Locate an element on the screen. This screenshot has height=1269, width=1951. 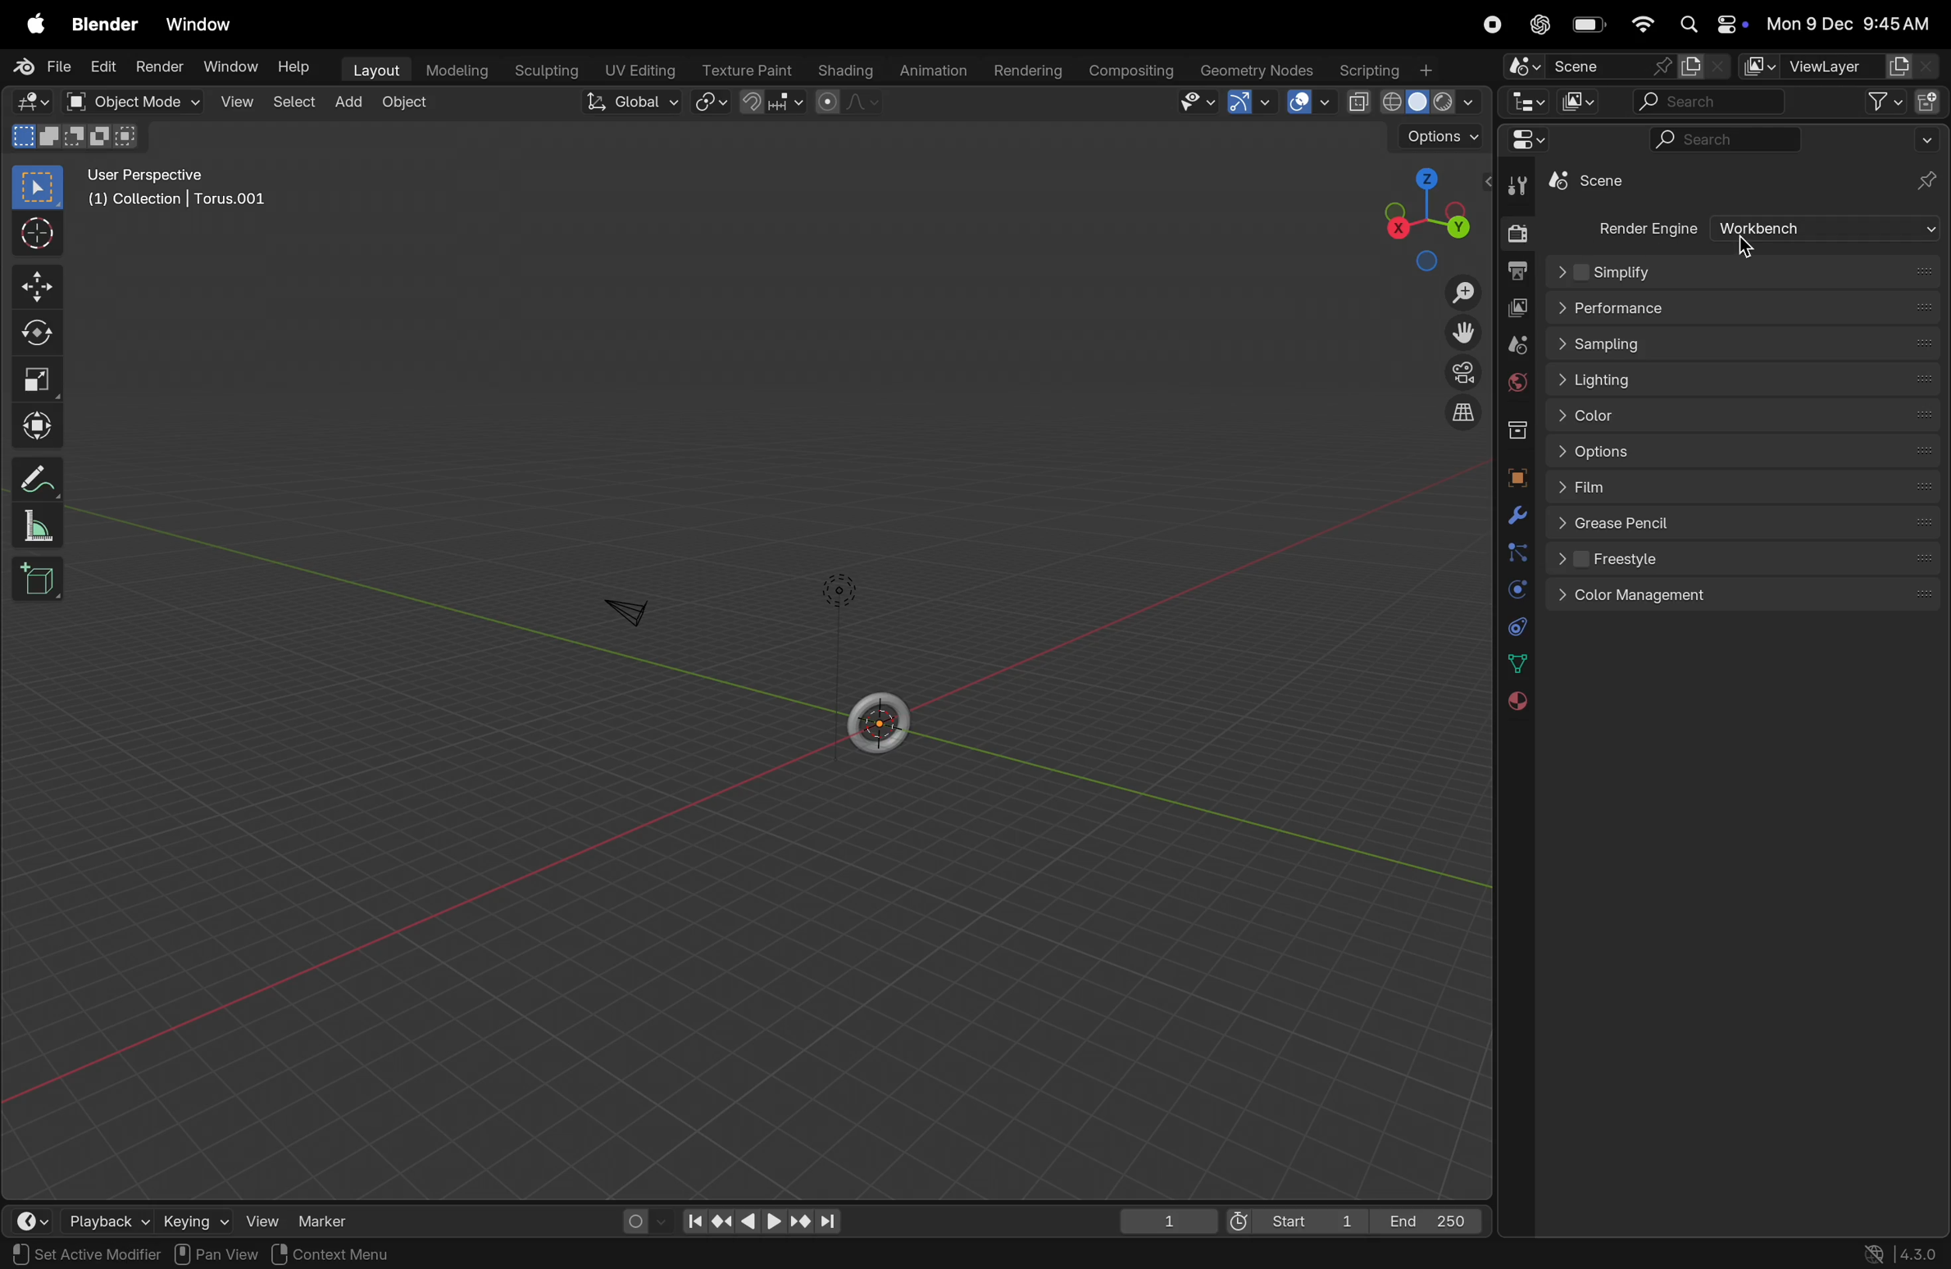
select is located at coordinates (293, 104).